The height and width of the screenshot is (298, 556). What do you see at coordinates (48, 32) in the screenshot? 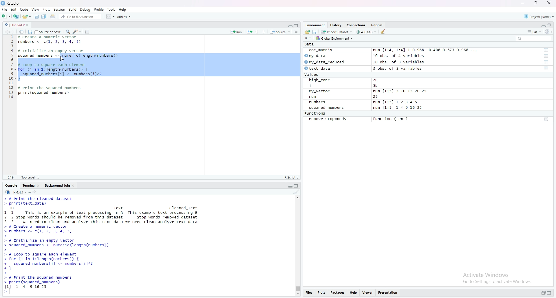
I see `Source on save` at bounding box center [48, 32].